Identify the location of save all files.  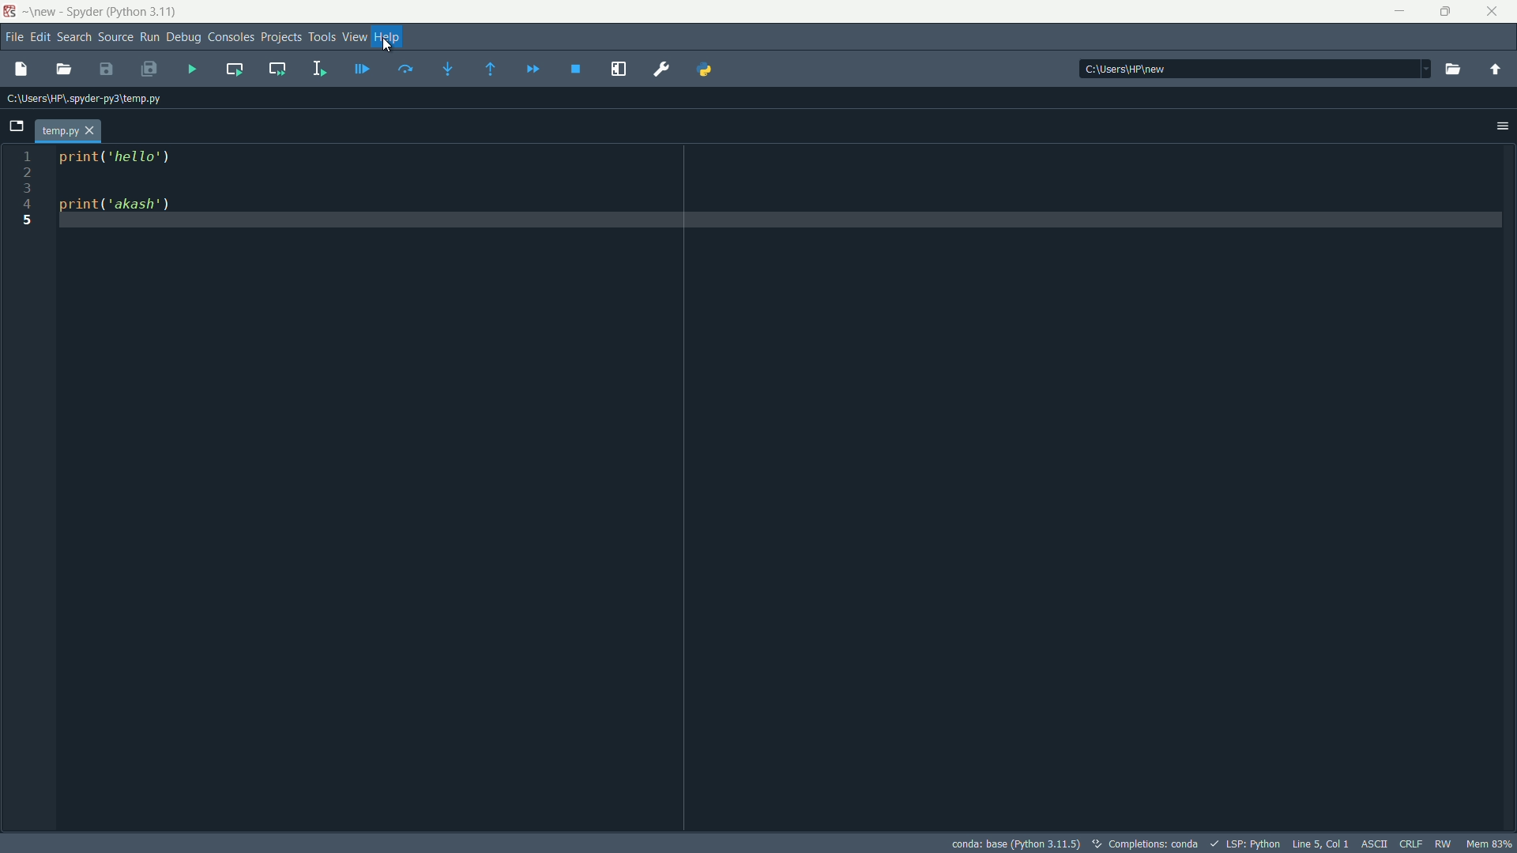
(148, 70).